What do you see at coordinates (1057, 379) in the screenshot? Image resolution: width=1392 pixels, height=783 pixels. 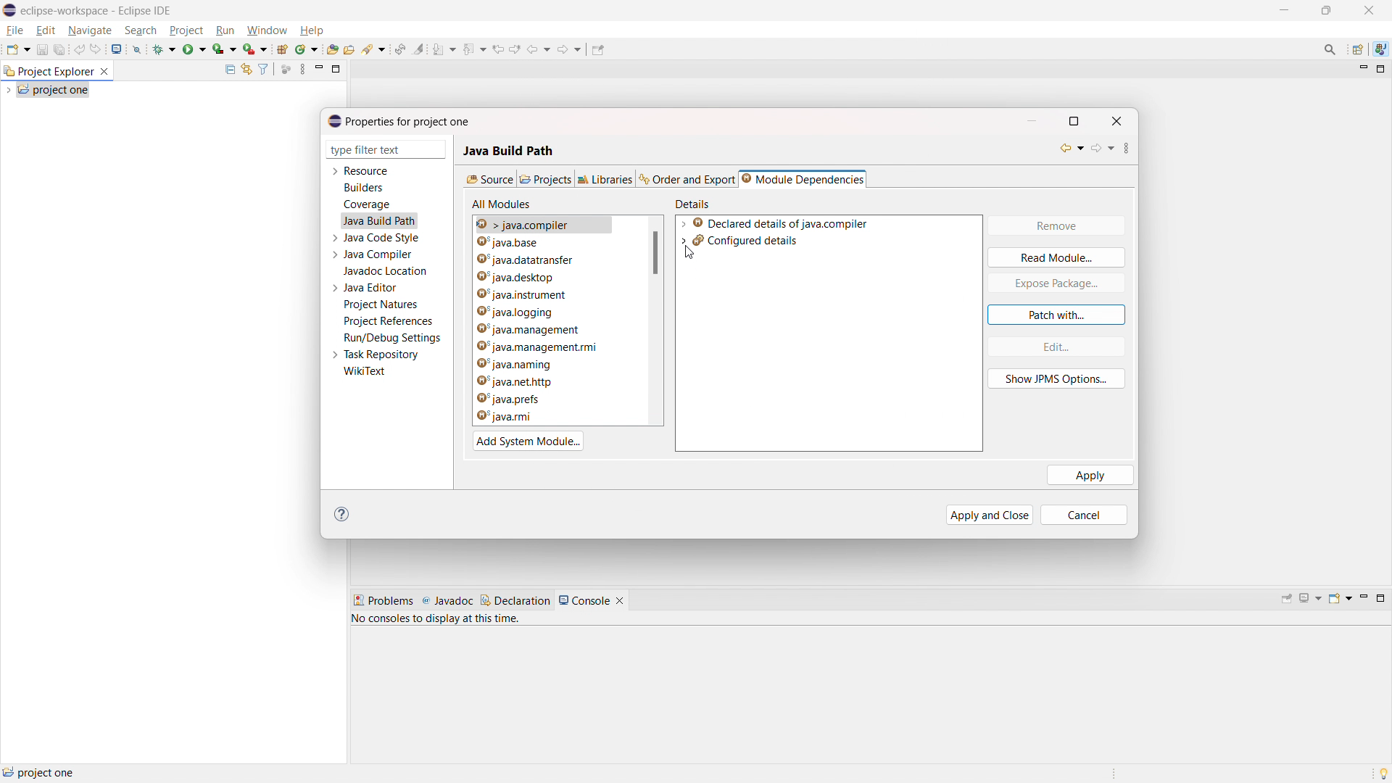 I see `show JPMS option` at bounding box center [1057, 379].